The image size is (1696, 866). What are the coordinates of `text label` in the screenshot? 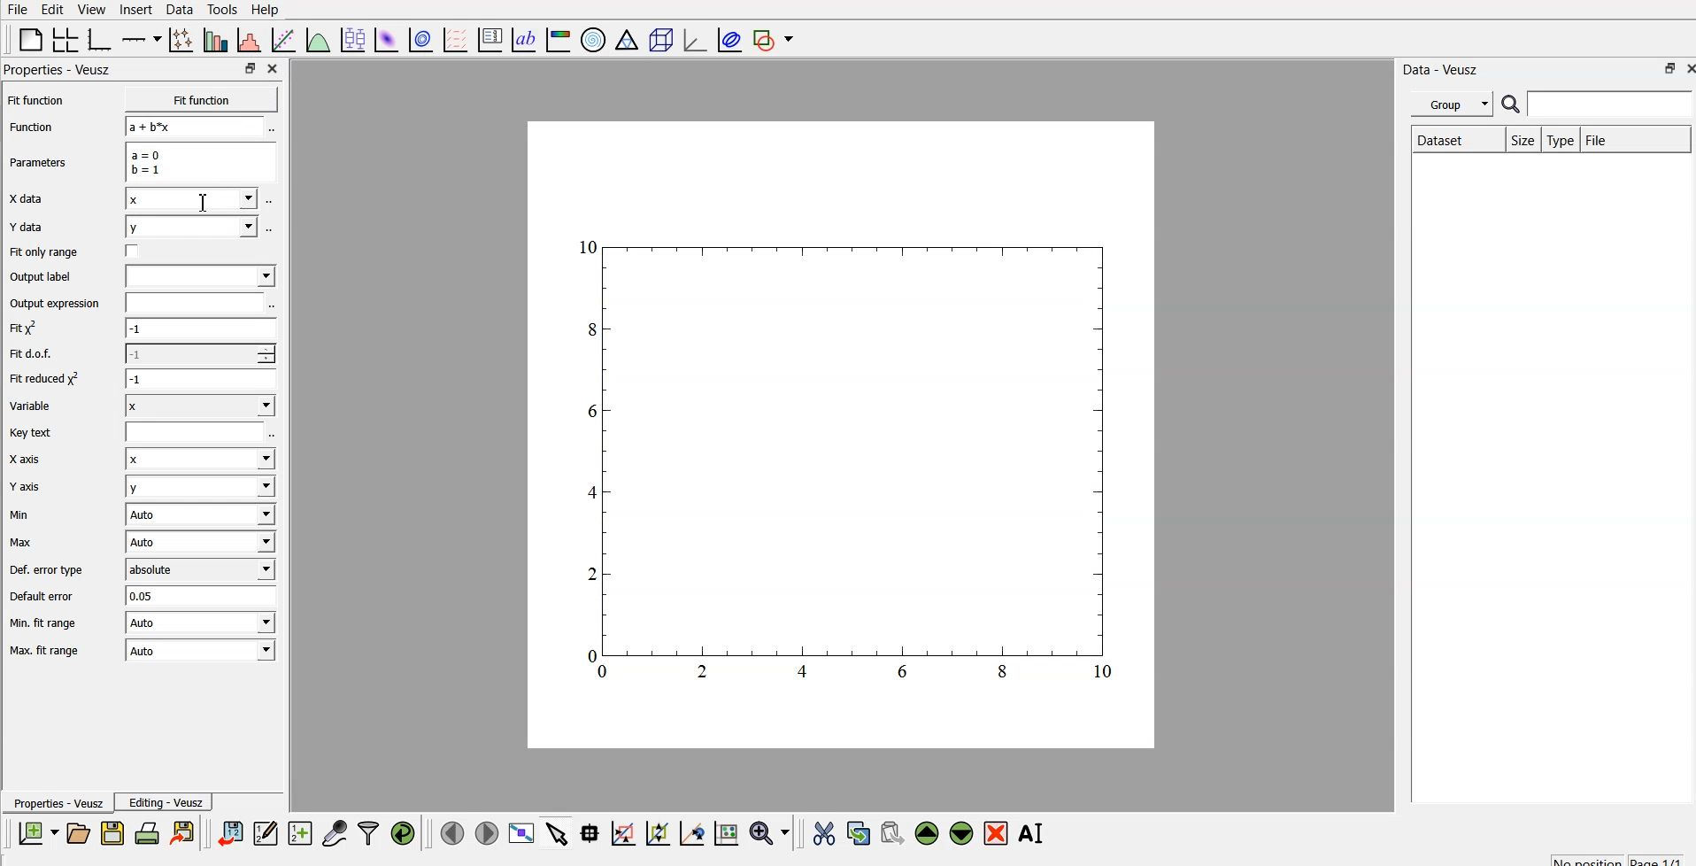 It's located at (522, 40).